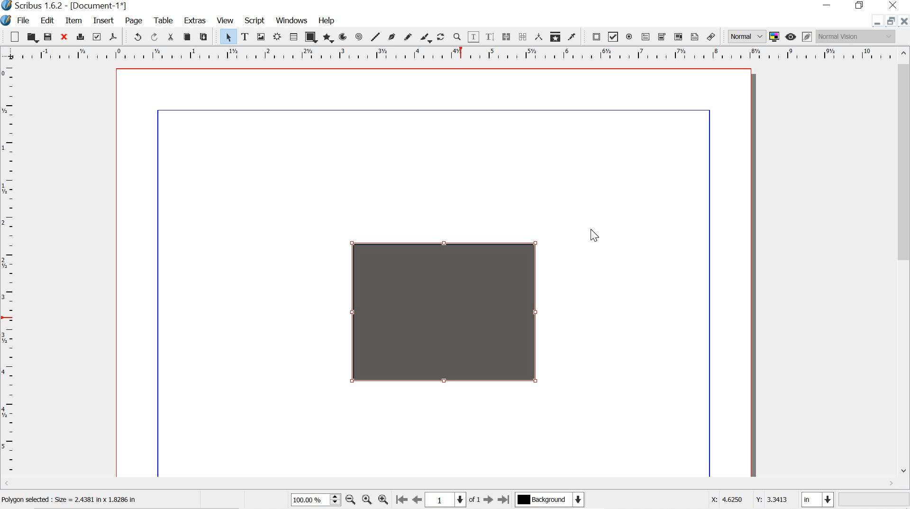  What do you see at coordinates (226, 19) in the screenshot?
I see `view` at bounding box center [226, 19].